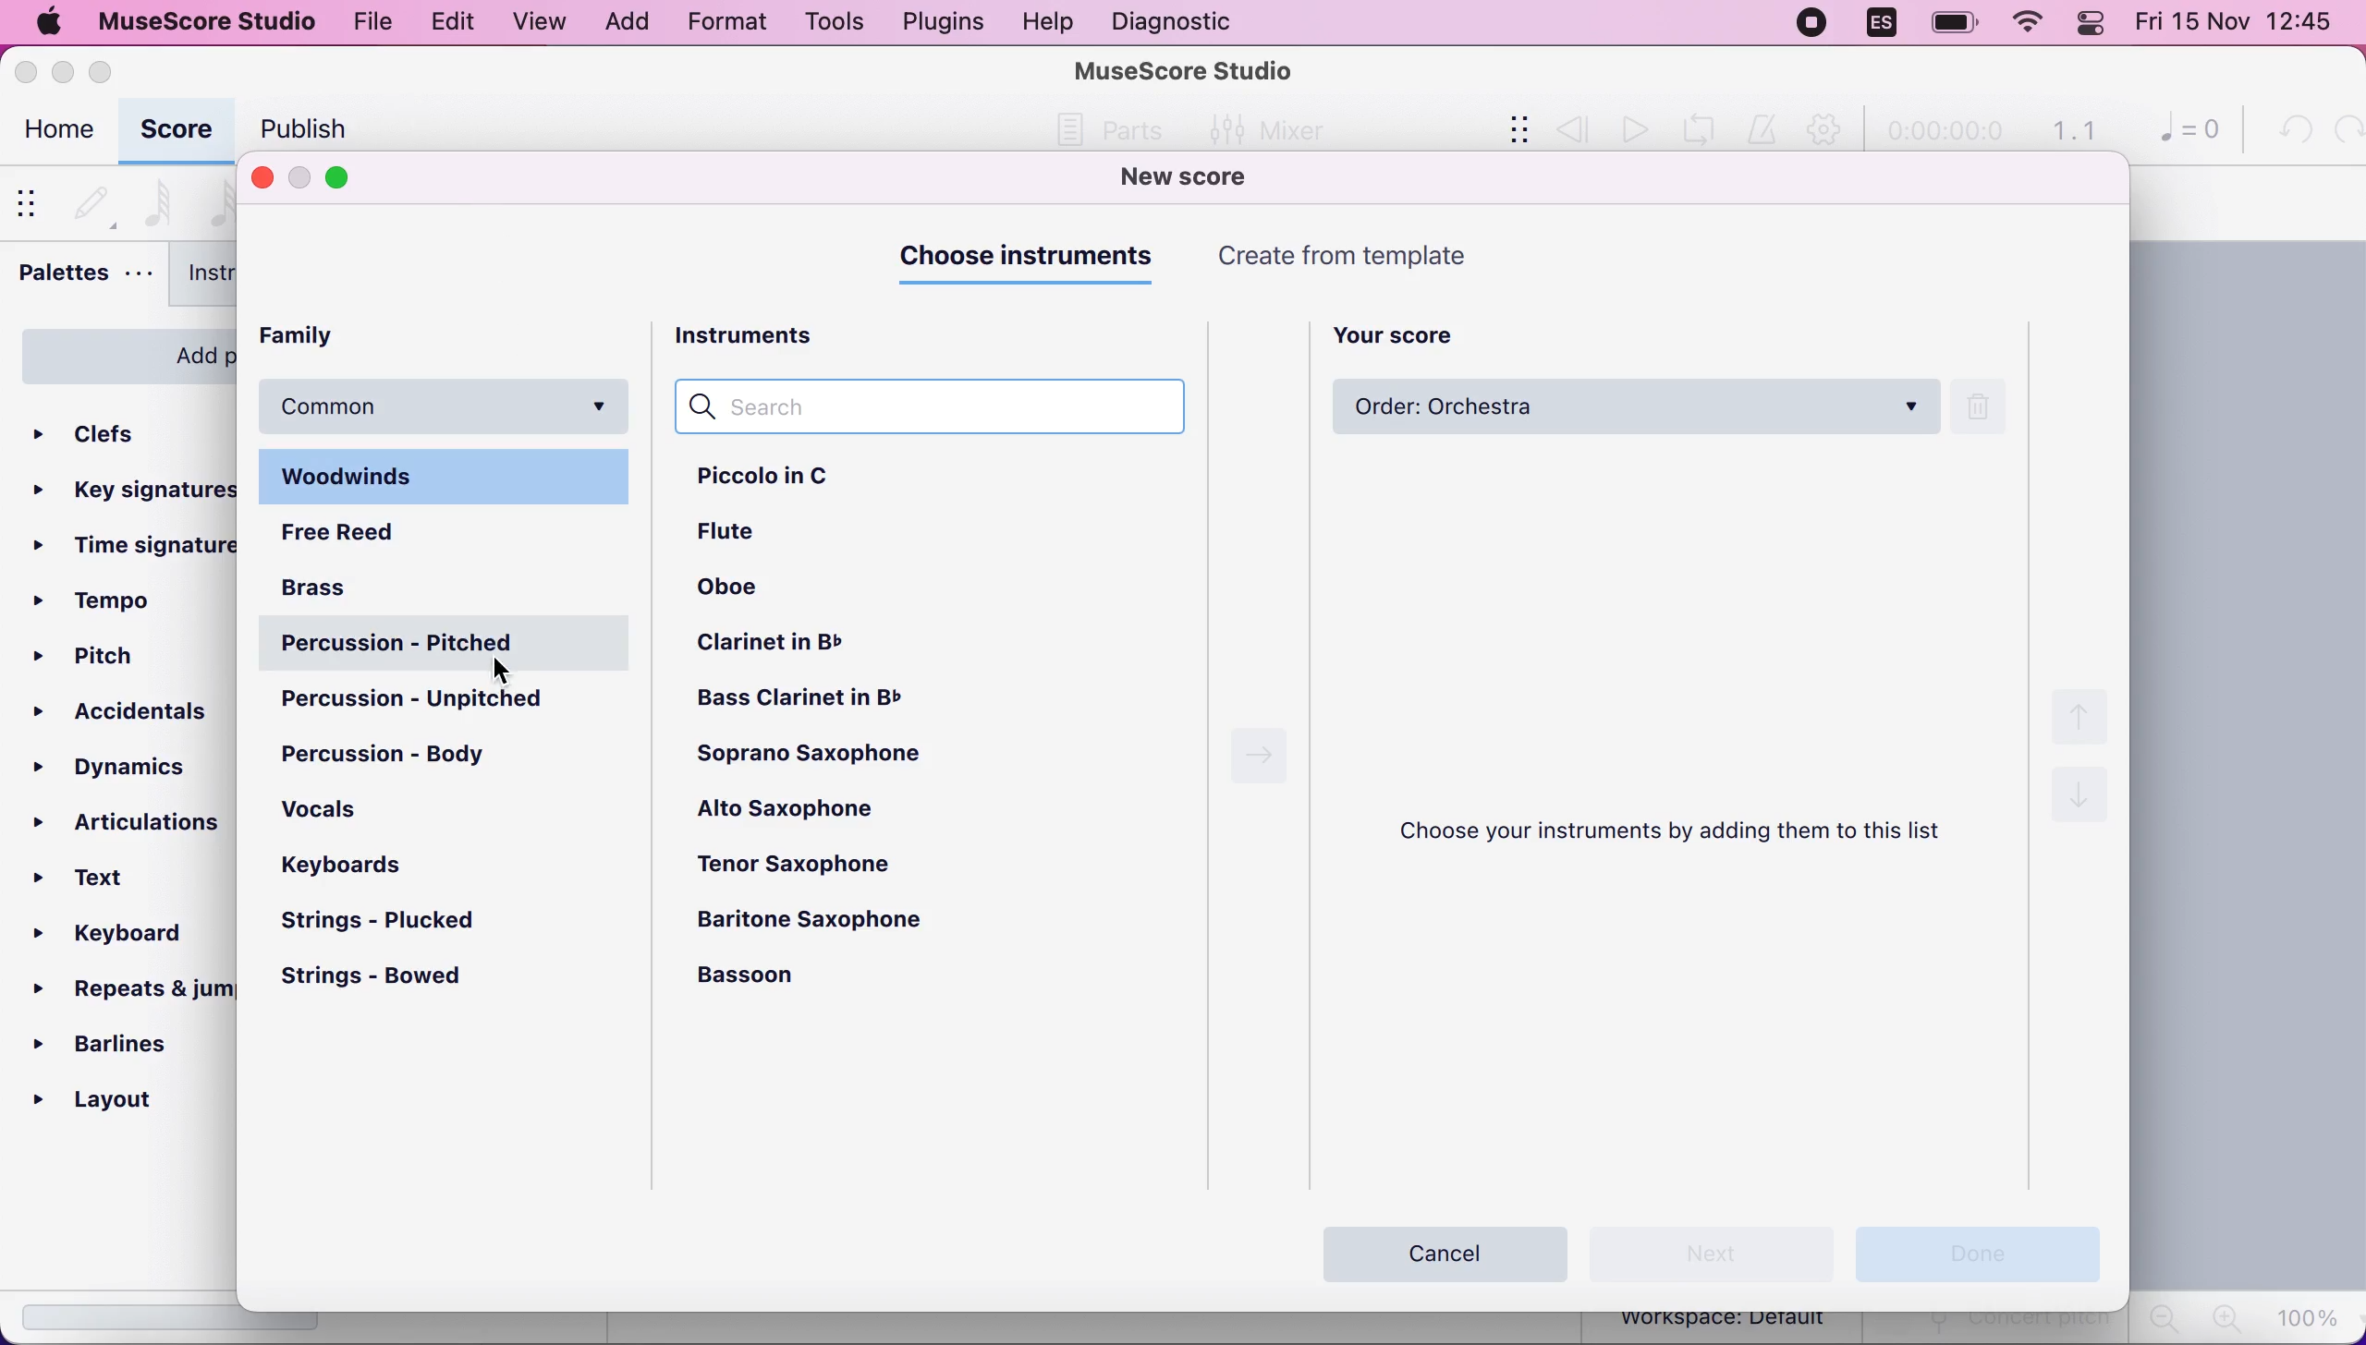 This screenshot has height=1345, width=2366. What do you see at coordinates (28, 71) in the screenshot?
I see `close` at bounding box center [28, 71].